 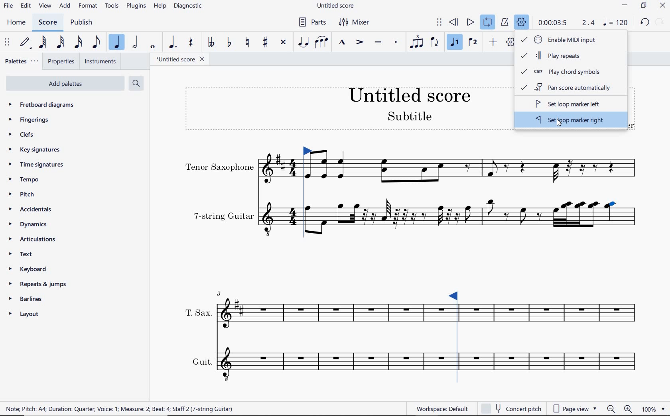 What do you see at coordinates (77, 42) in the screenshot?
I see `16TH NOTE` at bounding box center [77, 42].